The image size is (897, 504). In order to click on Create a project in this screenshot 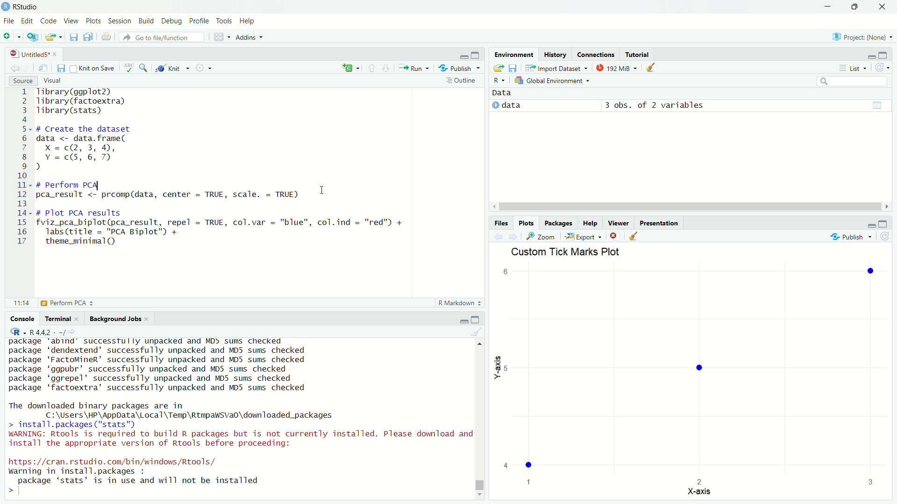, I will do `click(33, 37)`.